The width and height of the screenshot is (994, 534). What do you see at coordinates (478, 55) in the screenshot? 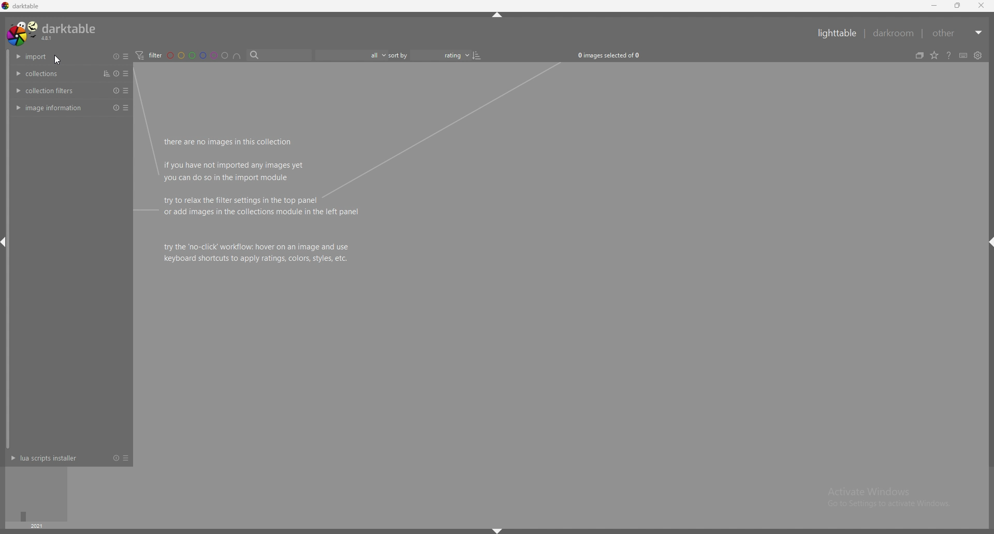
I see `reserve sort order` at bounding box center [478, 55].